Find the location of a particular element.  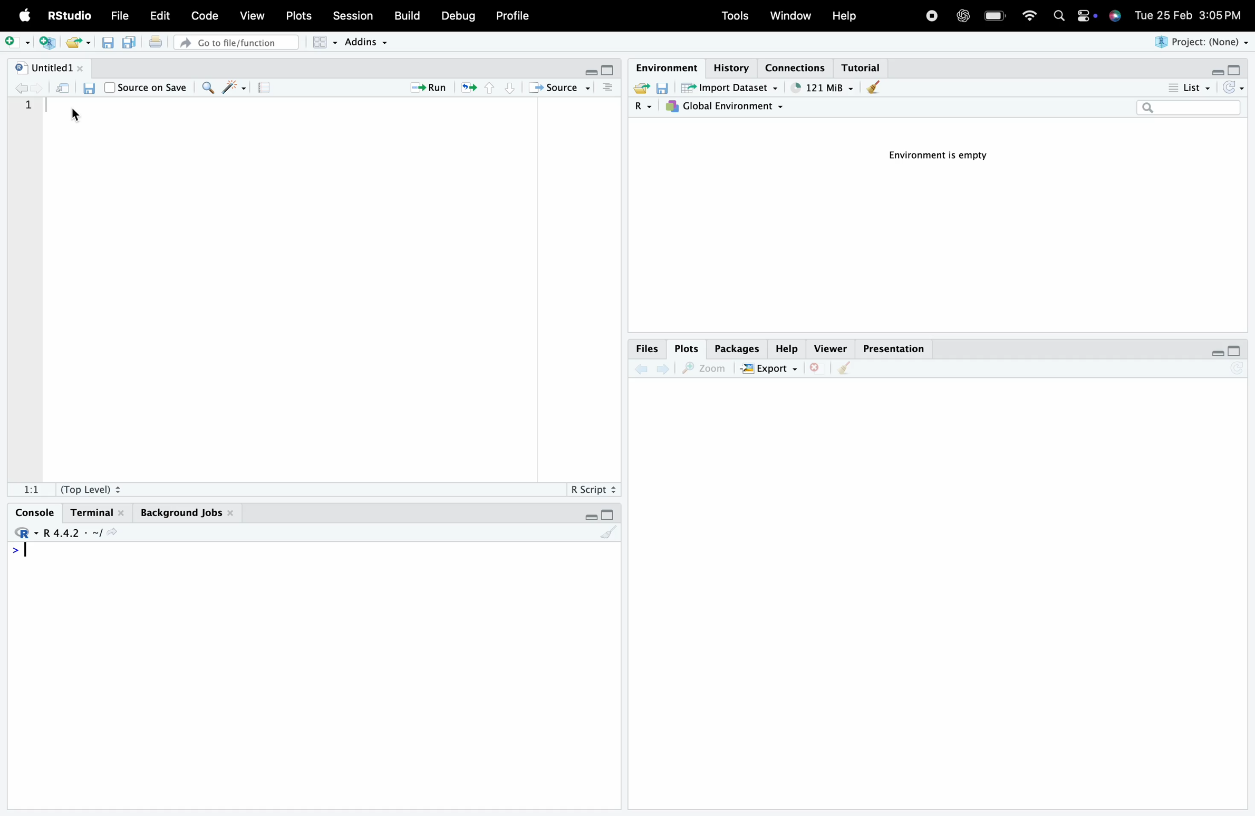

Import Dataset is located at coordinates (730, 88).